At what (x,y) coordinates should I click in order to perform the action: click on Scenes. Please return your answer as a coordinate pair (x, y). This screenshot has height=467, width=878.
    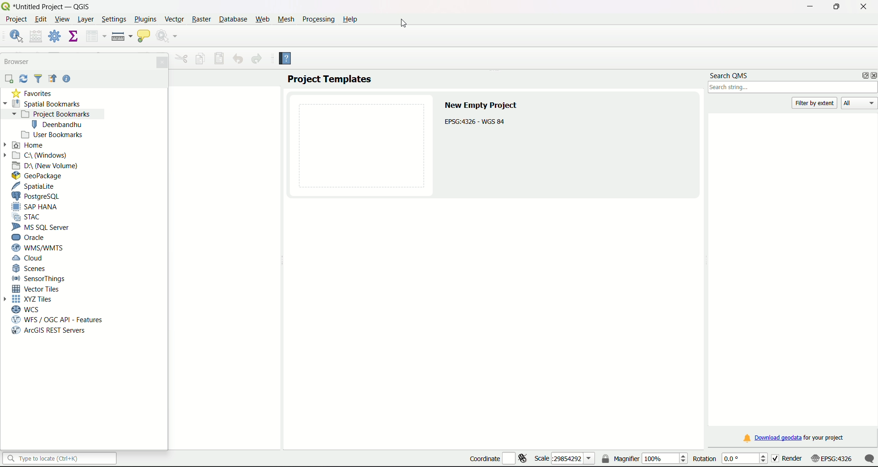
    Looking at the image, I should click on (32, 268).